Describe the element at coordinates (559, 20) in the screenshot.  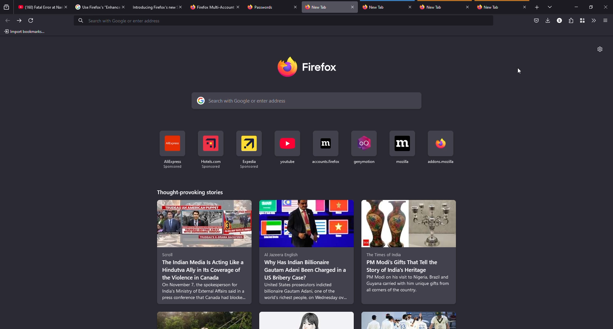
I see `profile` at that location.